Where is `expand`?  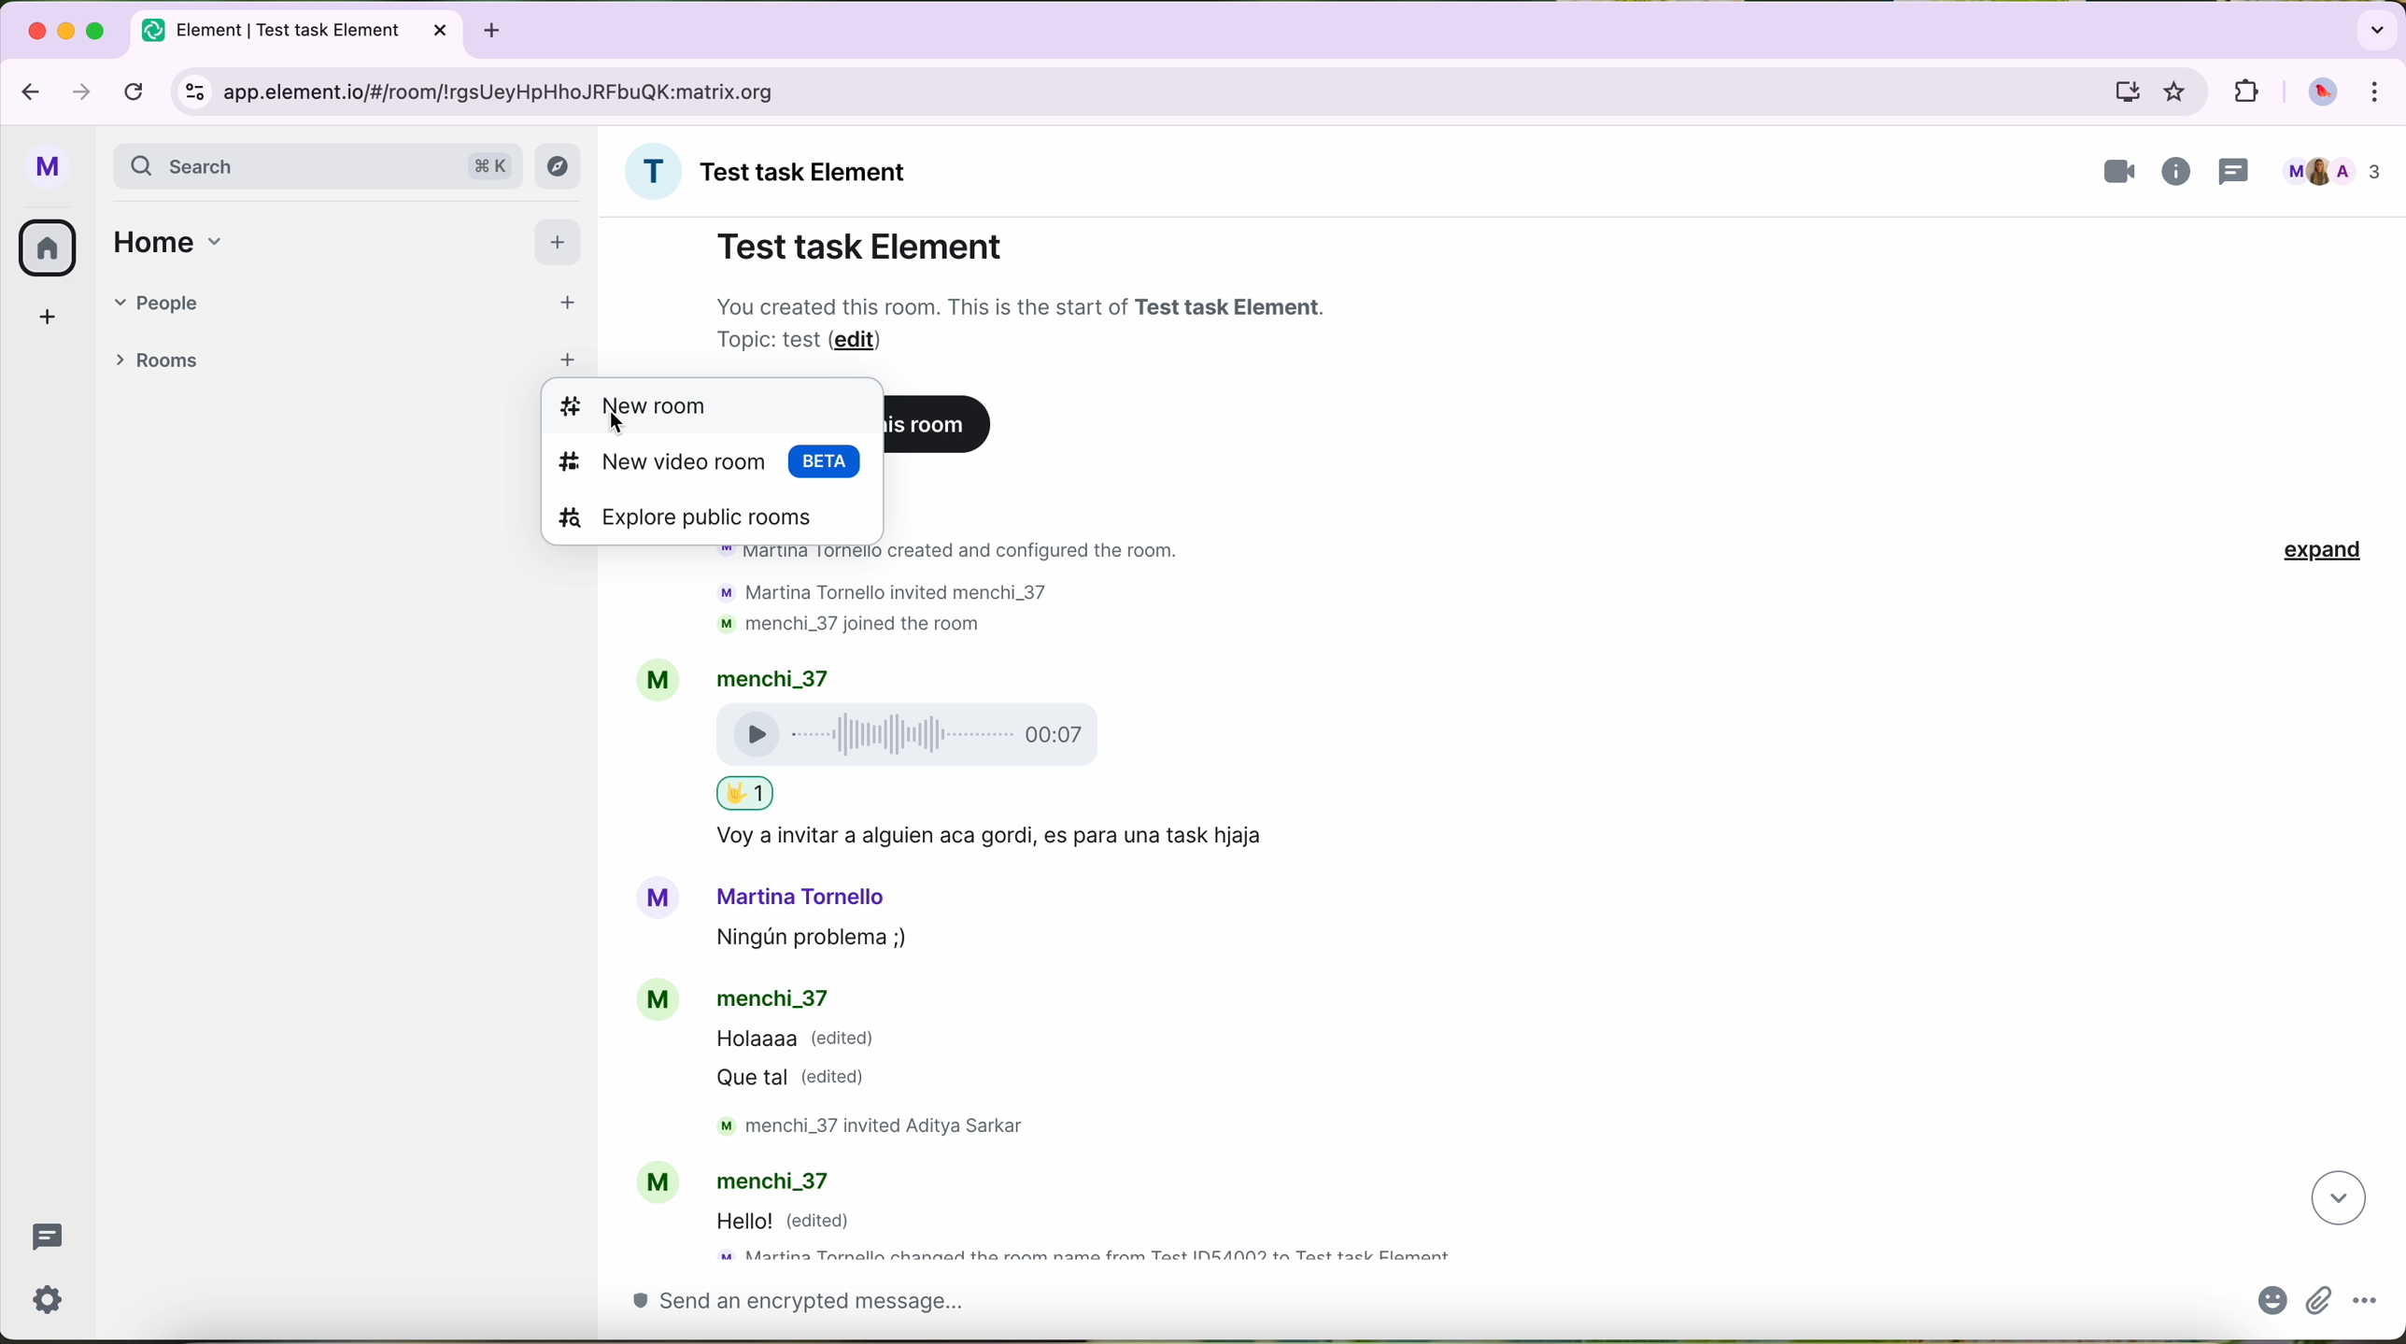 expand is located at coordinates (2325, 553).